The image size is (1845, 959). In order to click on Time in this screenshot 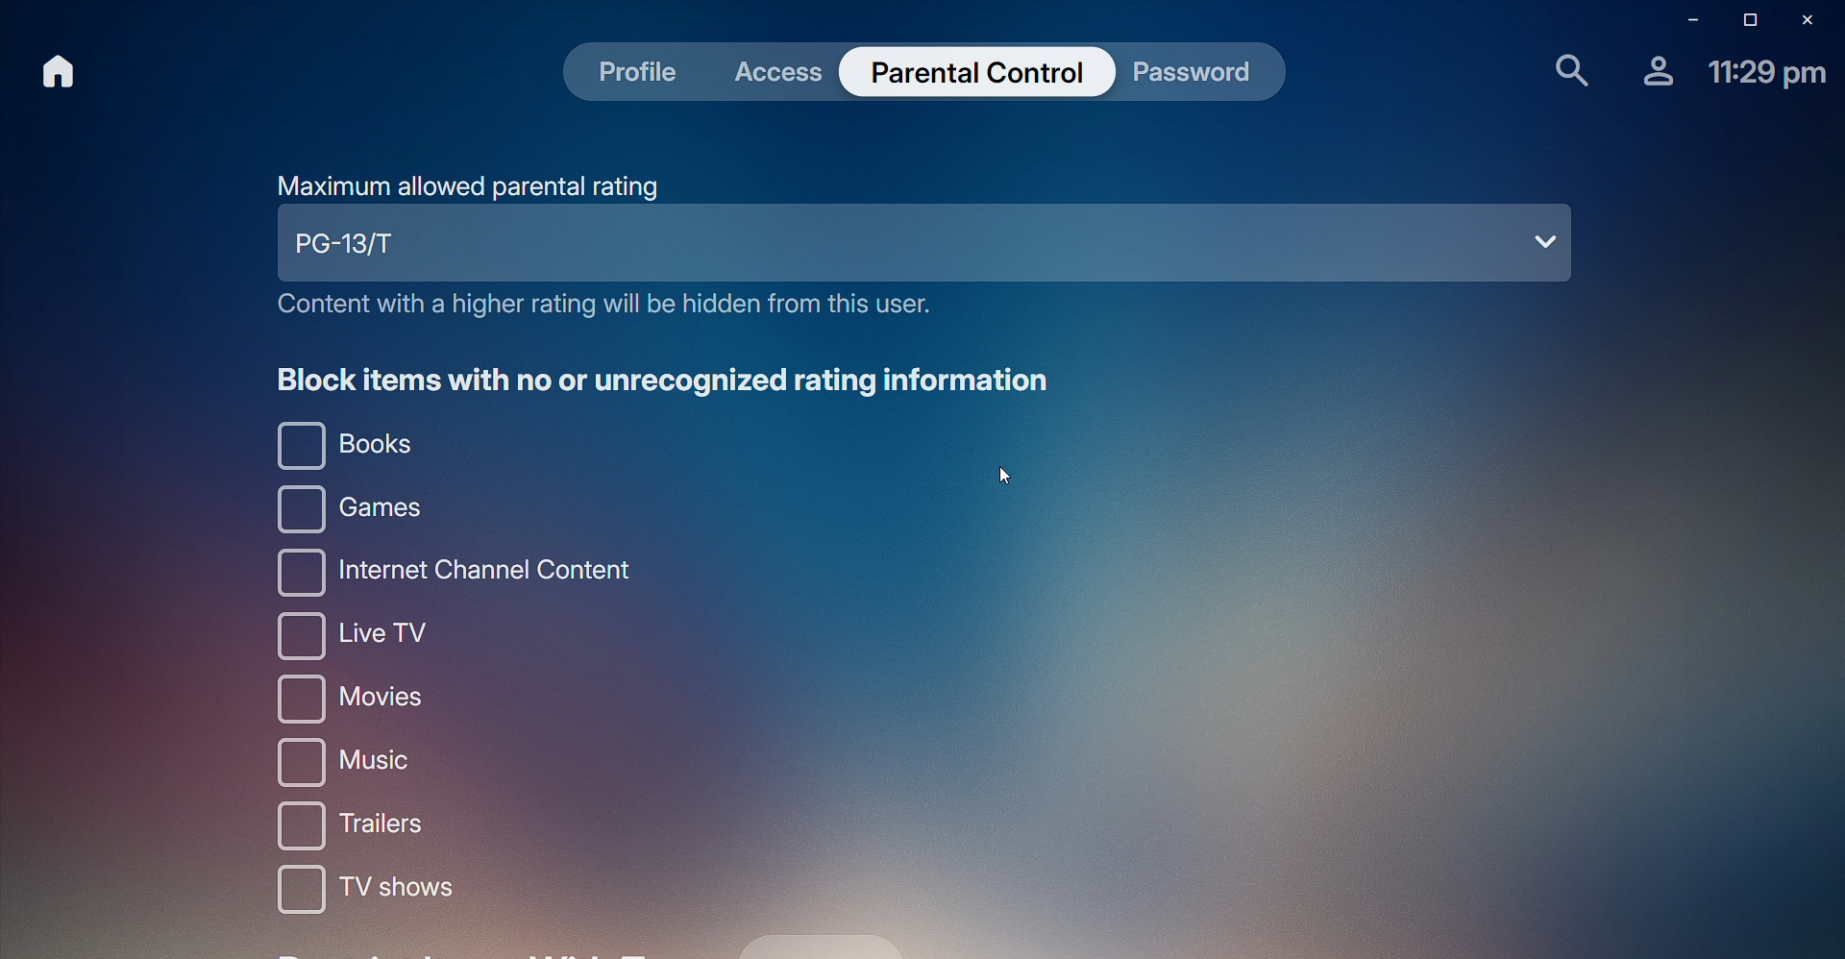, I will do `click(1767, 75)`.